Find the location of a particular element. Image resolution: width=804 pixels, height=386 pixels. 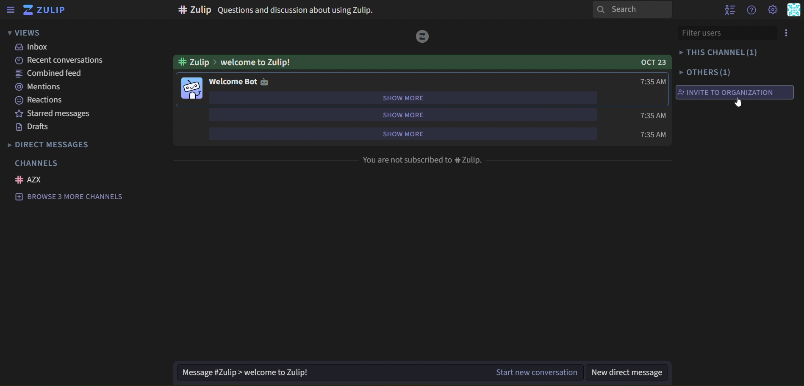

drafts is located at coordinates (33, 127).